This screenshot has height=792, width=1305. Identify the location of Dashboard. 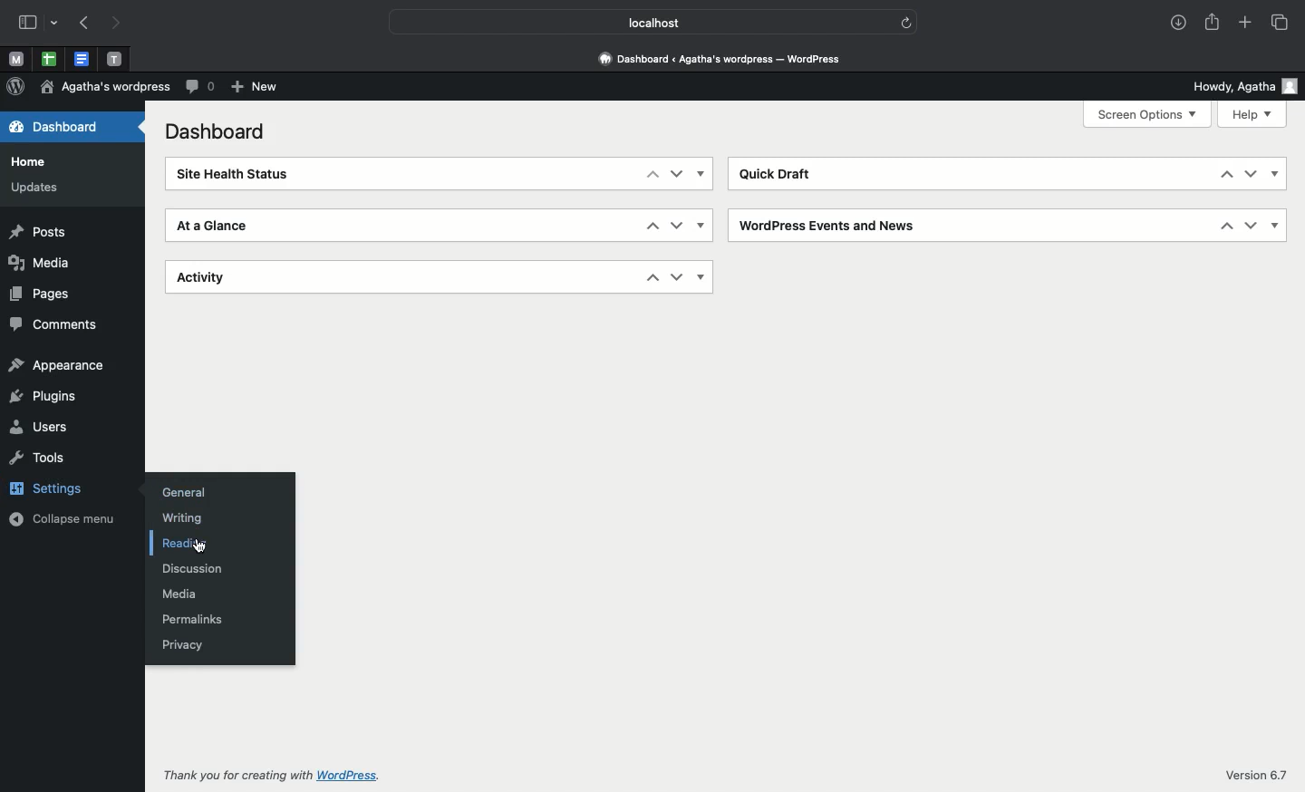
(718, 60).